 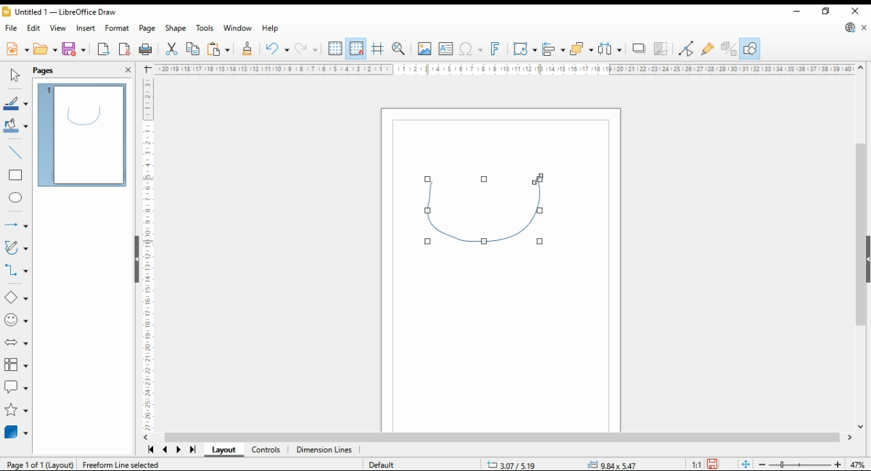 I want to click on toggle extrusions, so click(x=728, y=49).